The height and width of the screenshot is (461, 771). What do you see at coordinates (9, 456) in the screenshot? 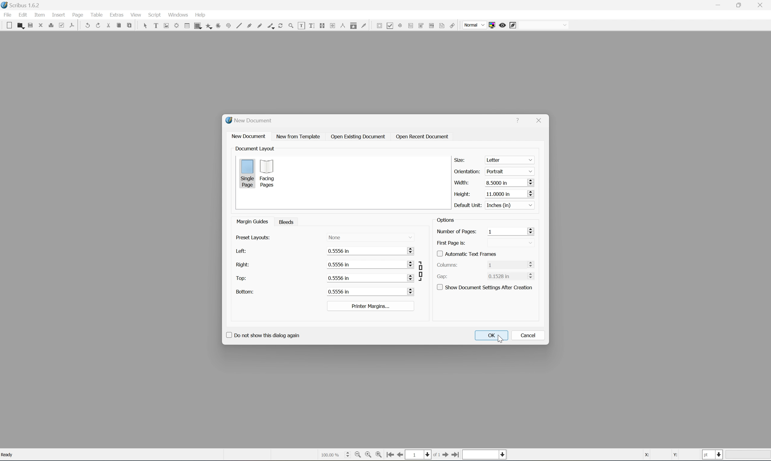
I see `Ready` at bounding box center [9, 456].